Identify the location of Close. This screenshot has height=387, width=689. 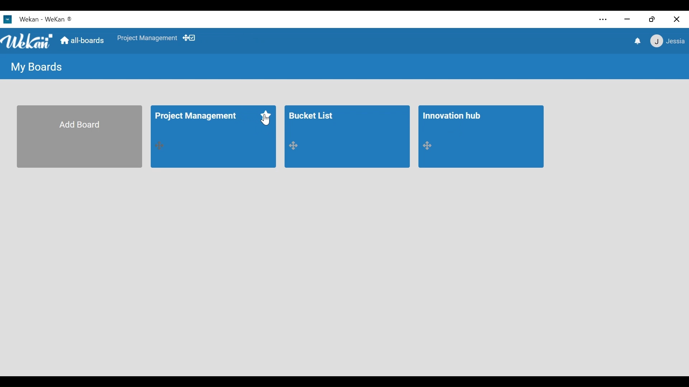
(676, 19).